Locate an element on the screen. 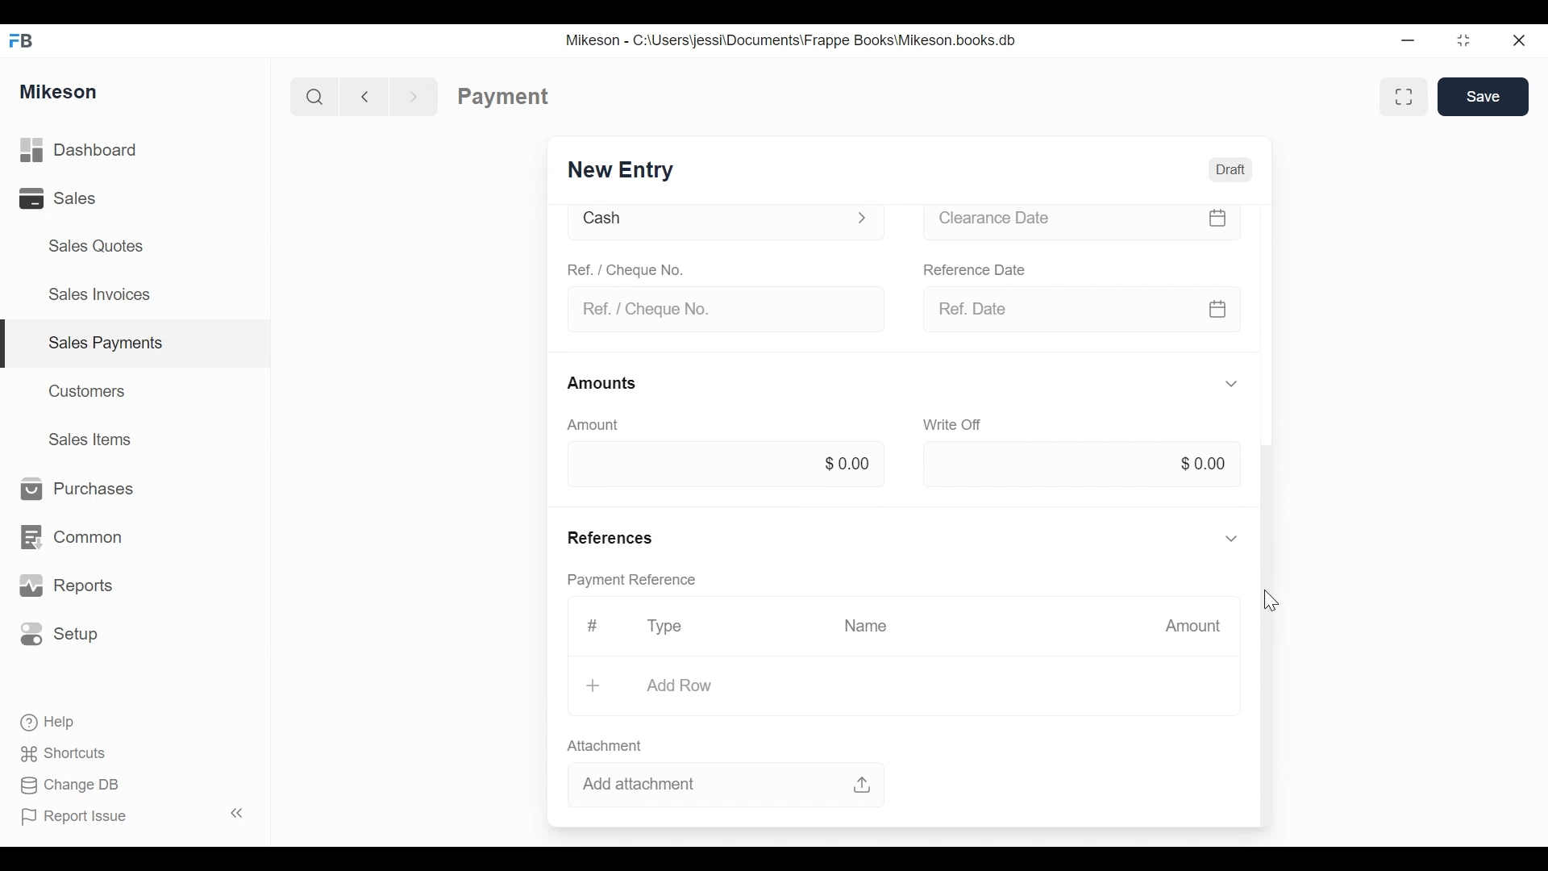 Image resolution: width=1548 pixels, height=871 pixels. FB is located at coordinates (26, 38).